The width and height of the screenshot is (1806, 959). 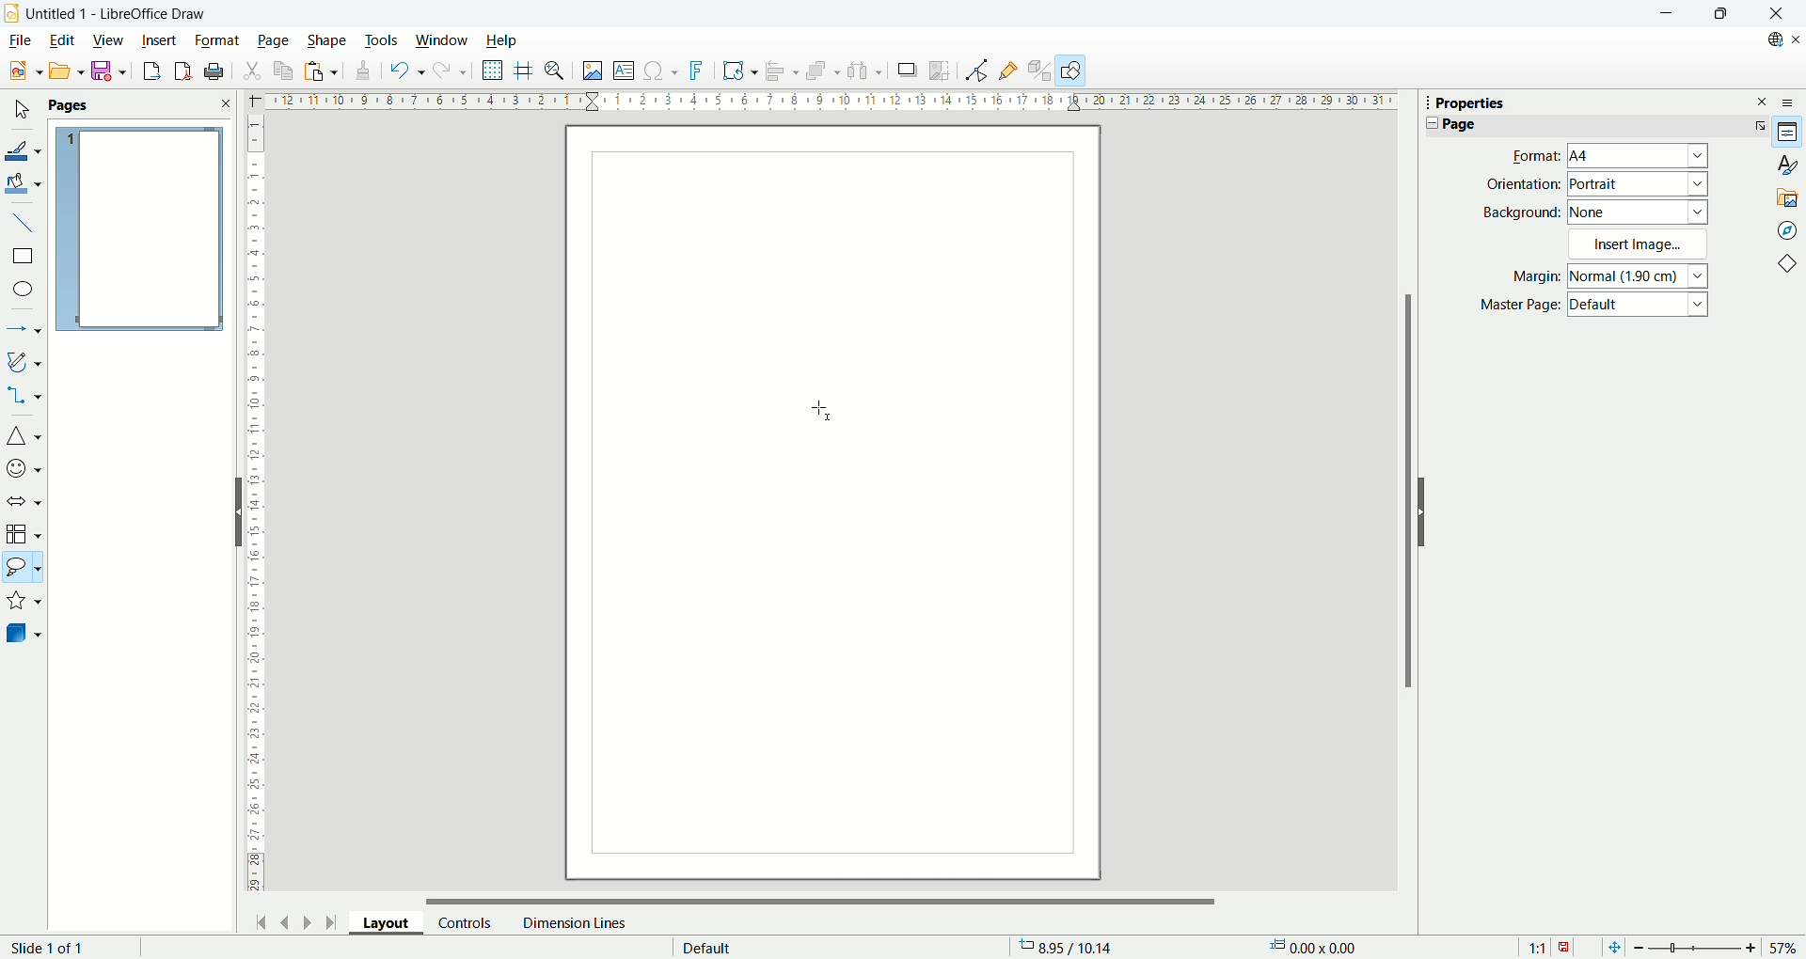 What do you see at coordinates (442, 41) in the screenshot?
I see `window` at bounding box center [442, 41].